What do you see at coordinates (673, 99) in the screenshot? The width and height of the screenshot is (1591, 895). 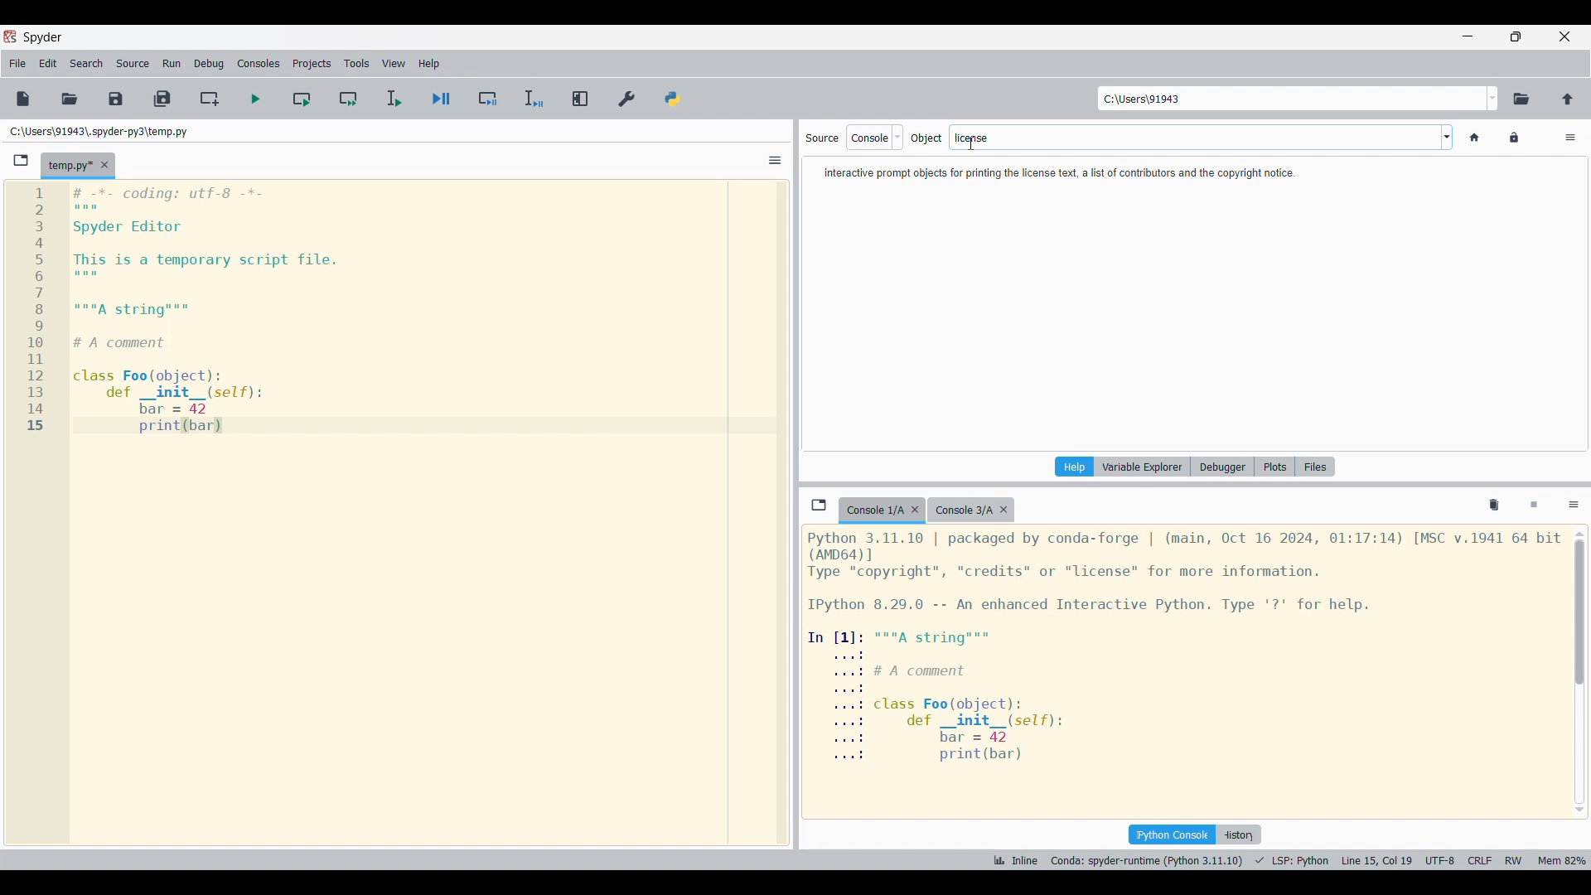 I see `PYTHONPATH manager` at bounding box center [673, 99].